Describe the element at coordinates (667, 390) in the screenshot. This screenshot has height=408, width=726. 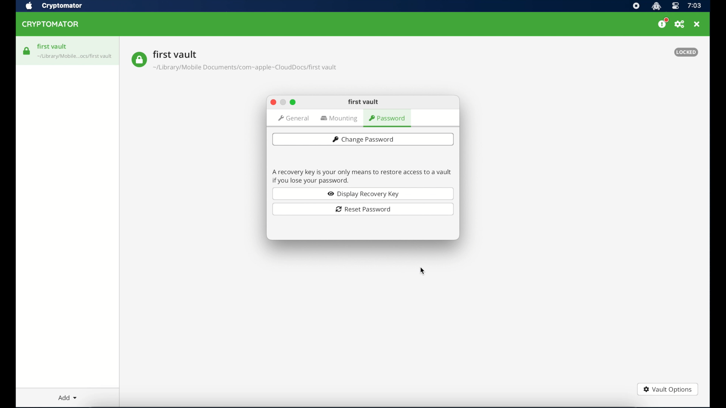
I see `vault options` at that location.